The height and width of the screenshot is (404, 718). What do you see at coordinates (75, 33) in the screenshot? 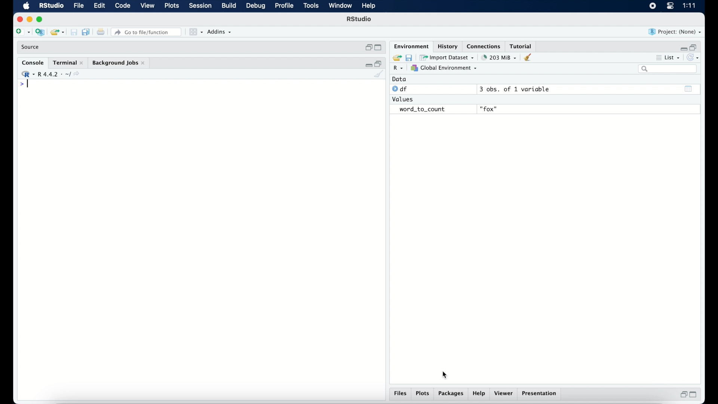
I see `save` at bounding box center [75, 33].